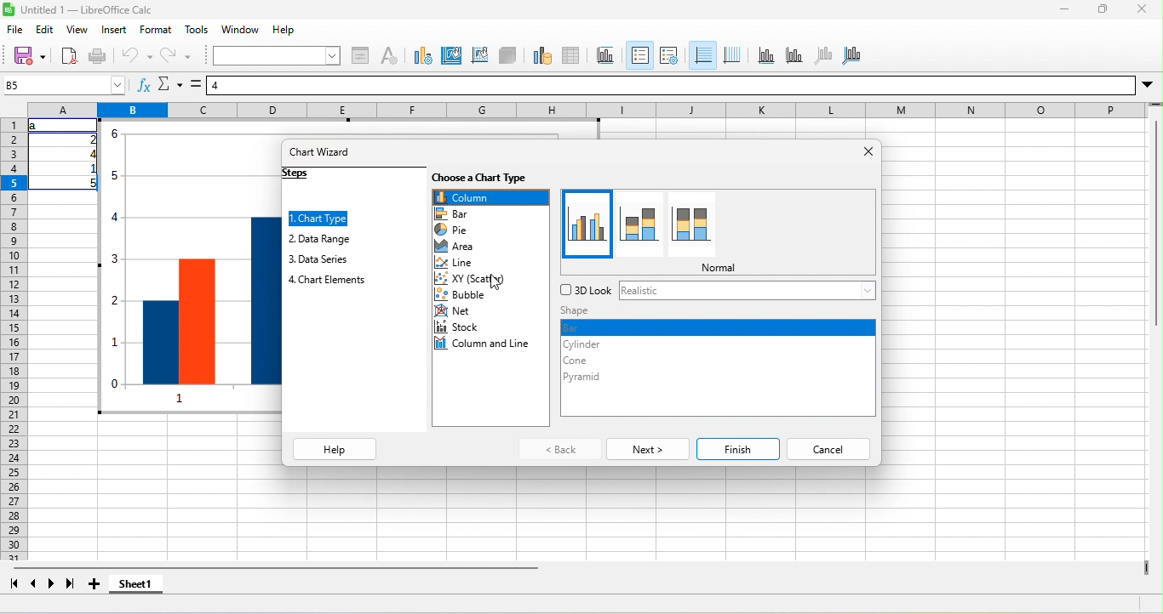 Image resolution: width=1163 pixels, height=614 pixels. I want to click on formula bar, so click(671, 85).